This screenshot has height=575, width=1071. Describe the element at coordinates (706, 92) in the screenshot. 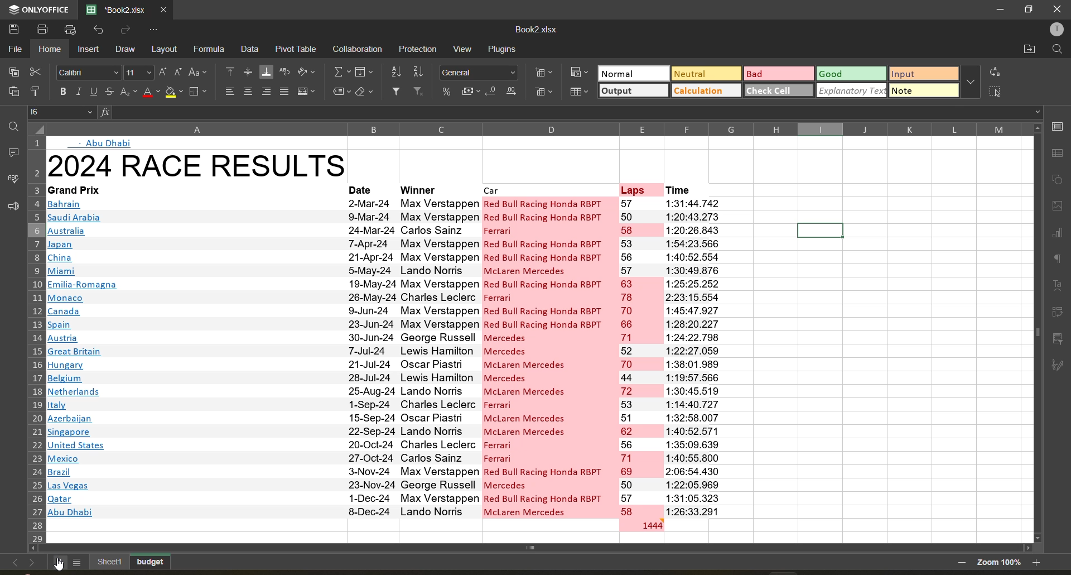

I see `calculation` at that location.